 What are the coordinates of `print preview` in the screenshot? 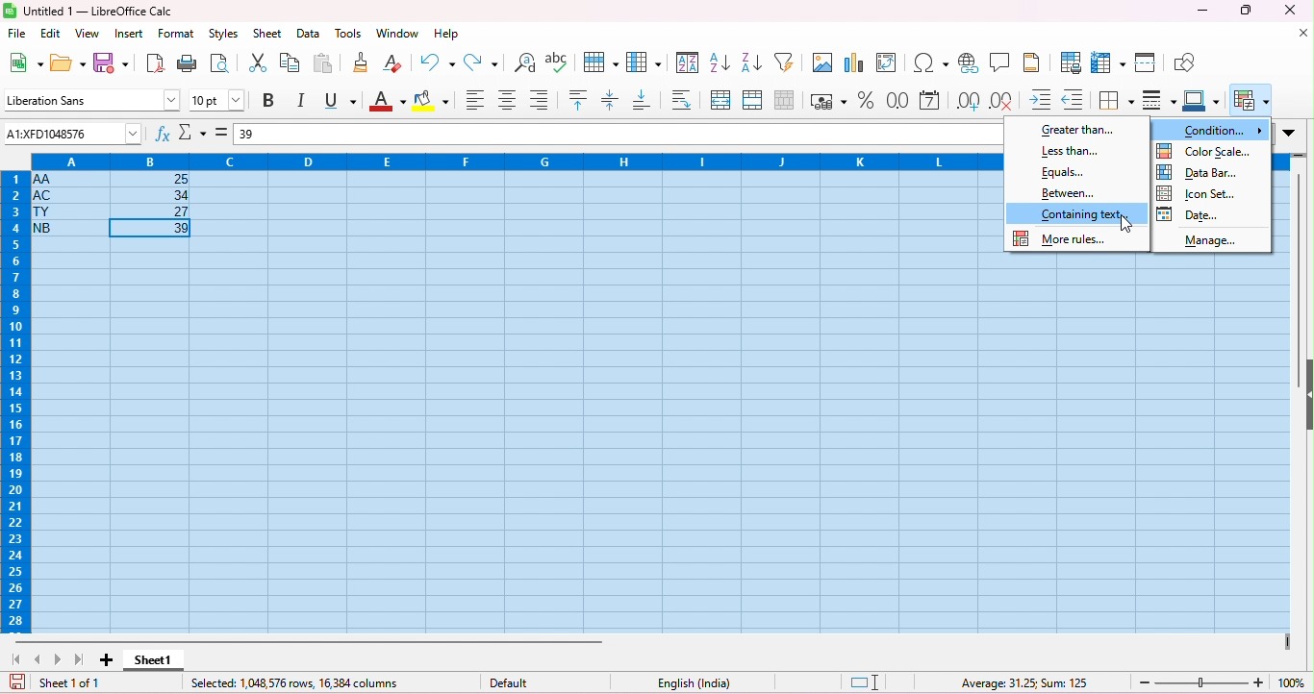 It's located at (221, 63).